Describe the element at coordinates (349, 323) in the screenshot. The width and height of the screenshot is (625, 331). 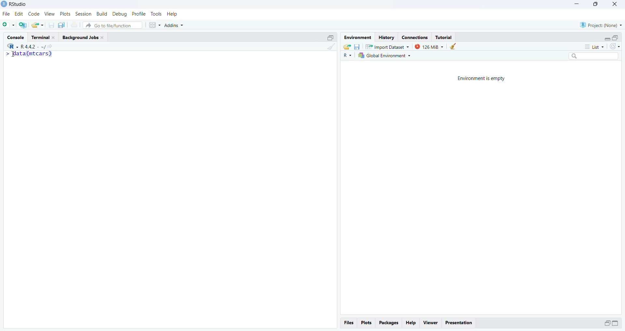
I see `Files` at that location.